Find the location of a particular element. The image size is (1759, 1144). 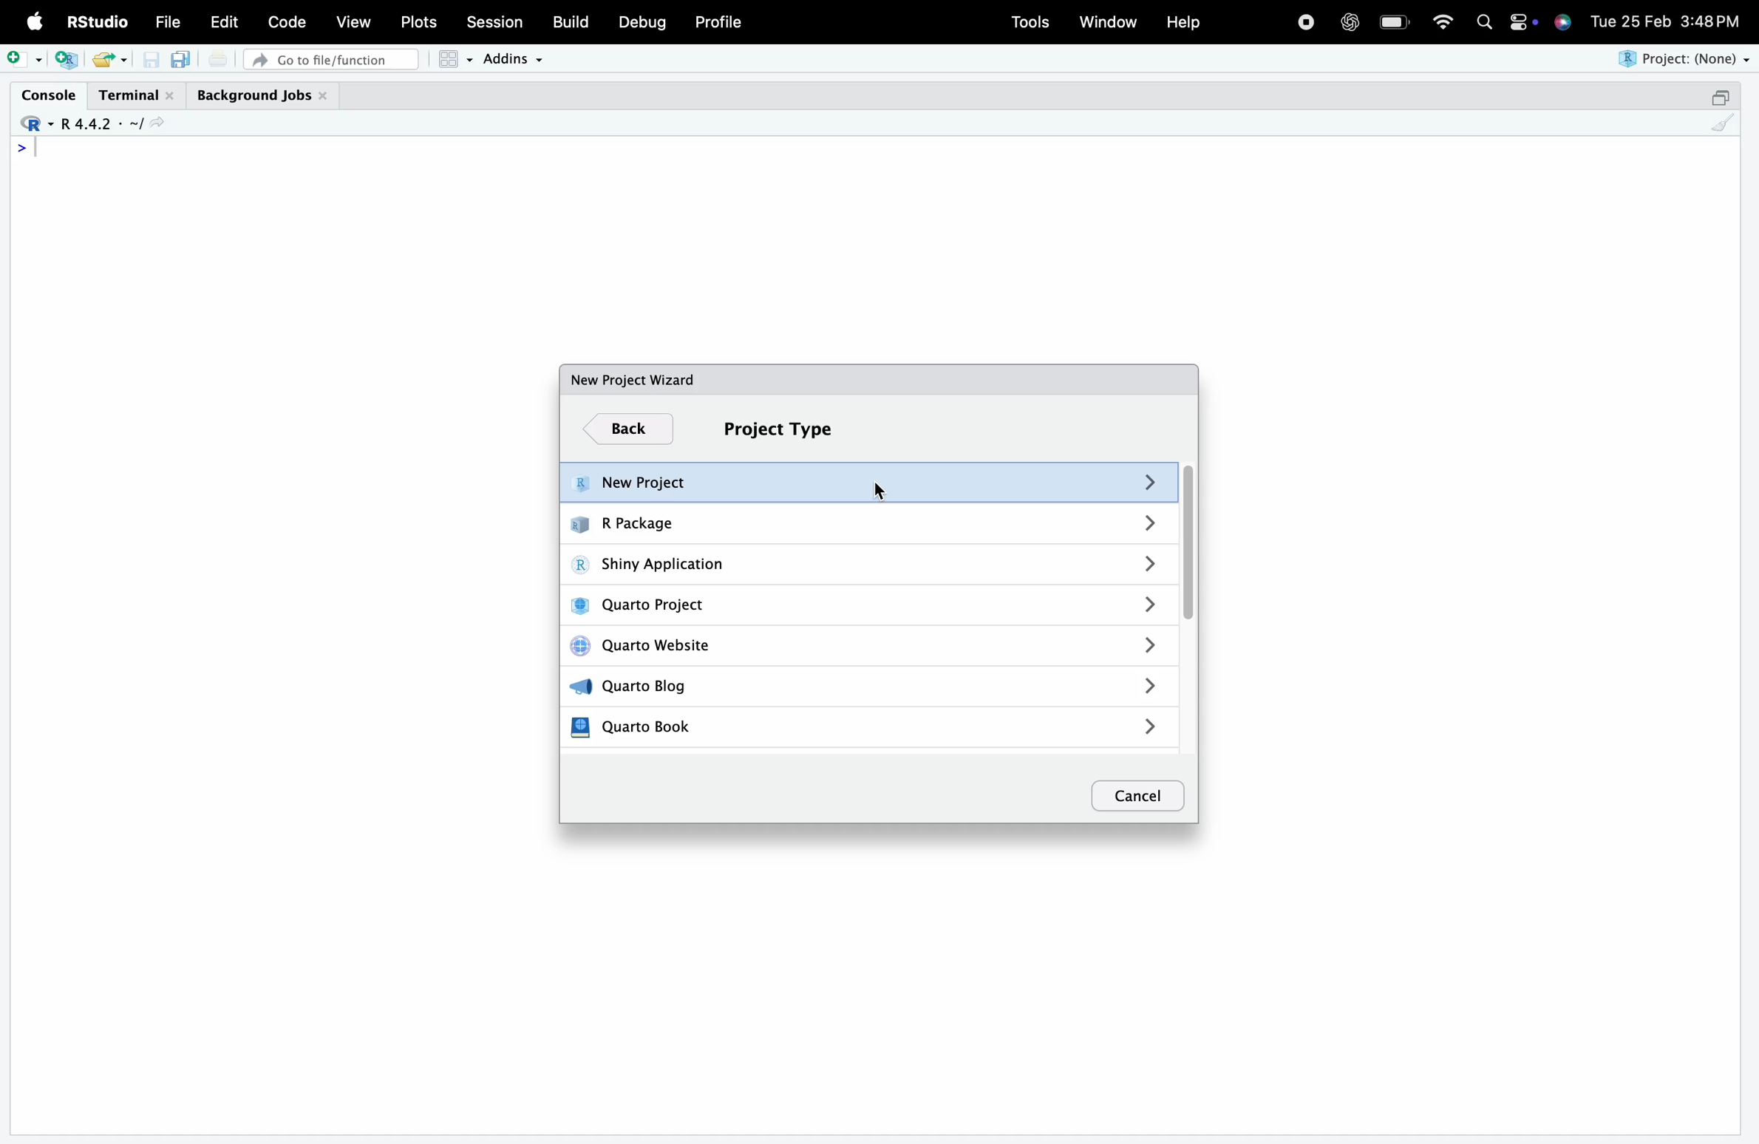

open recent files is located at coordinates (123, 61).